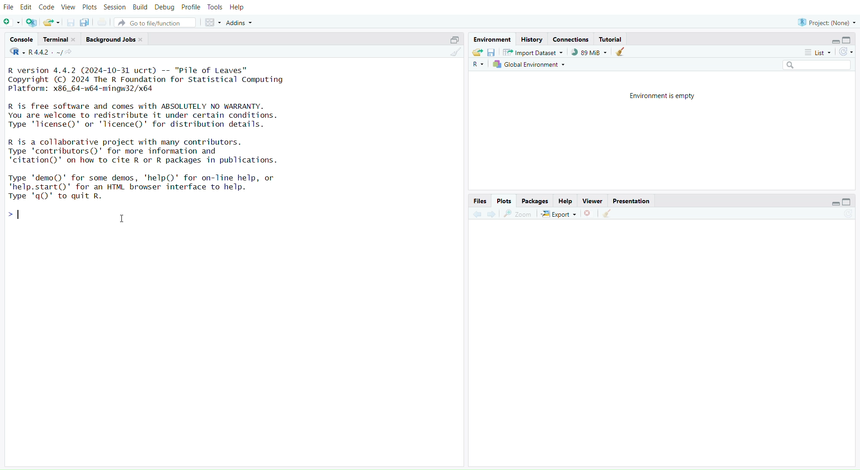 This screenshot has height=470, width=860. Describe the element at coordinates (610, 213) in the screenshot. I see `Clear console (Ctrl +L)` at that location.